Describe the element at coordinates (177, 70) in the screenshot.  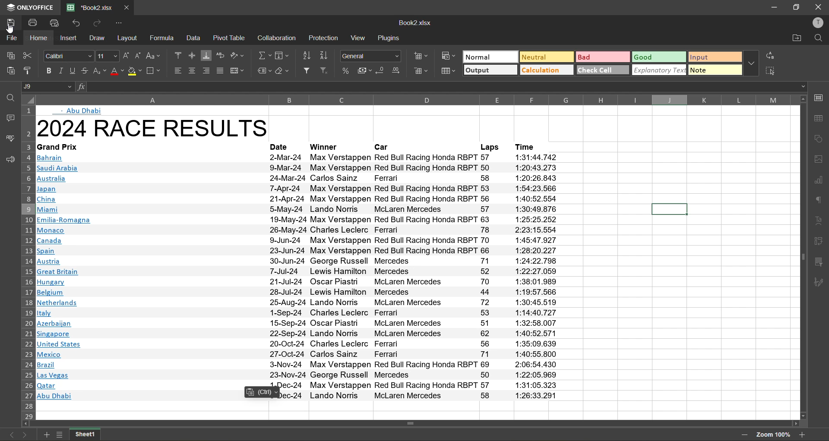
I see `align left` at that location.